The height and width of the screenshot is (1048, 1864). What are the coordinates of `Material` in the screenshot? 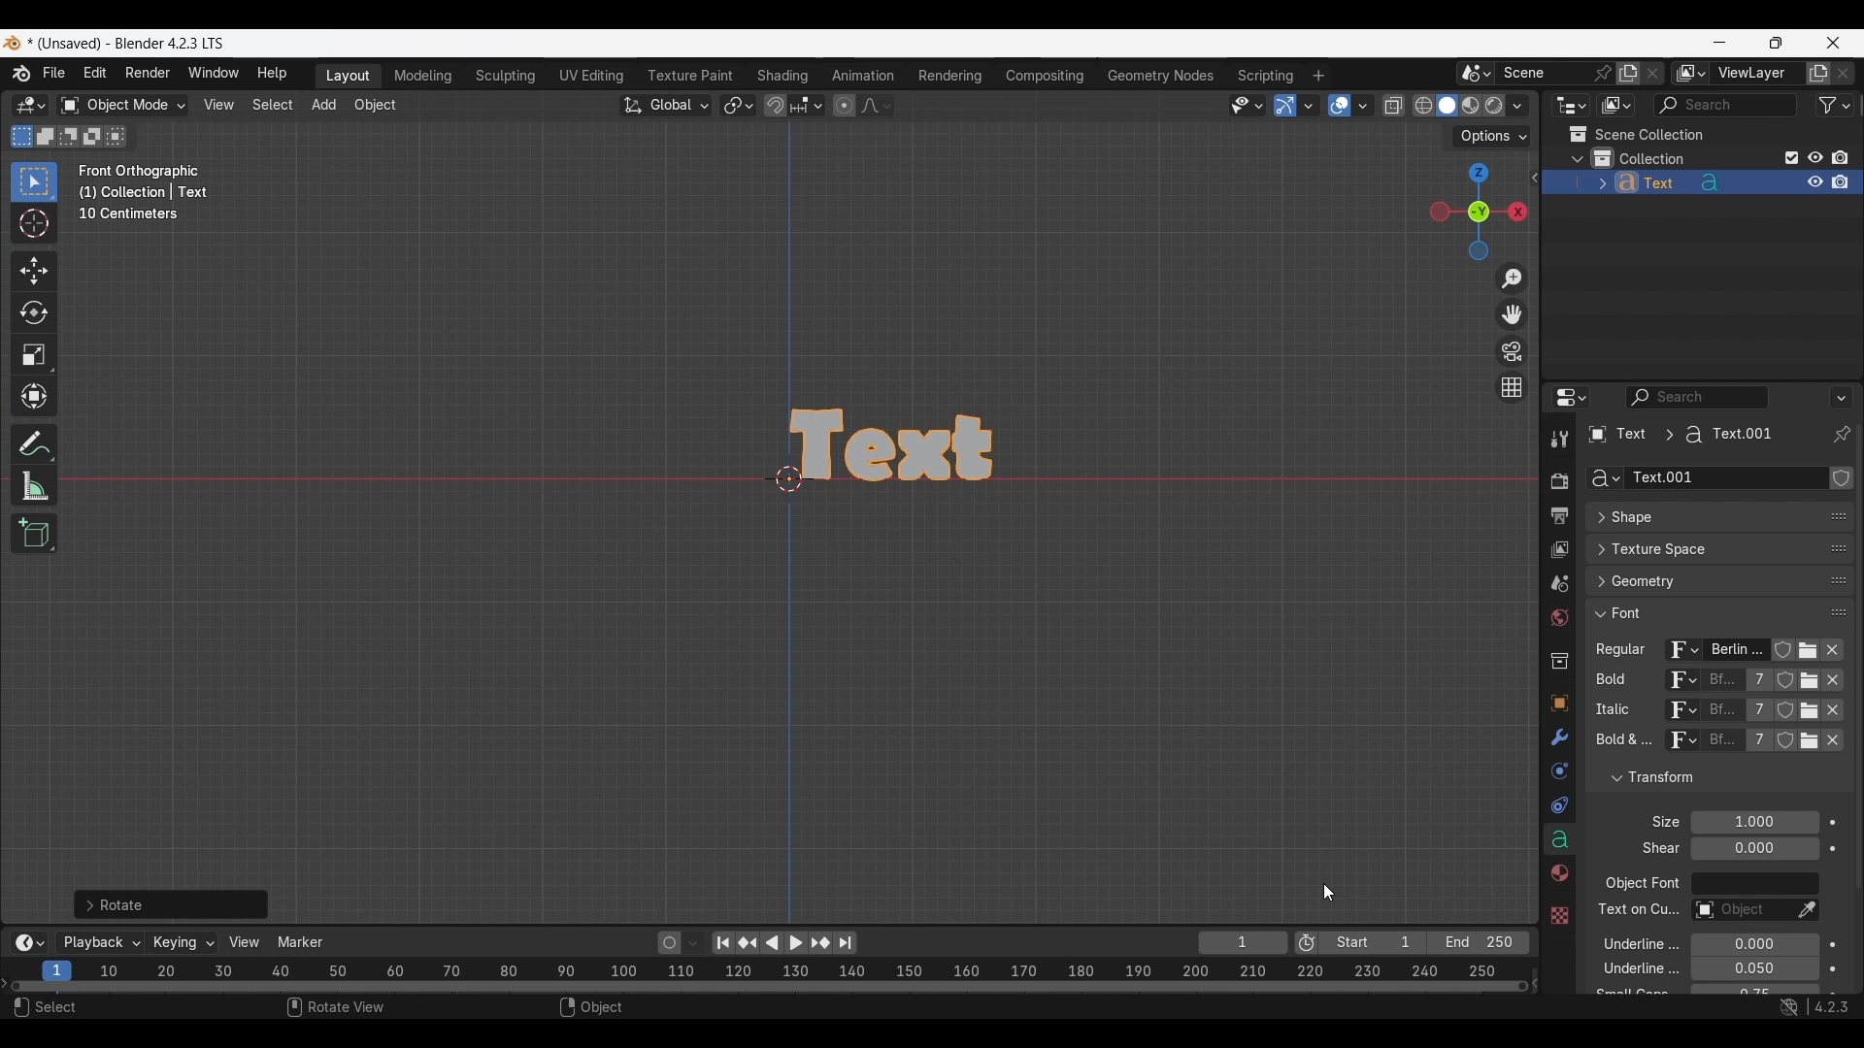 It's located at (1556, 874).